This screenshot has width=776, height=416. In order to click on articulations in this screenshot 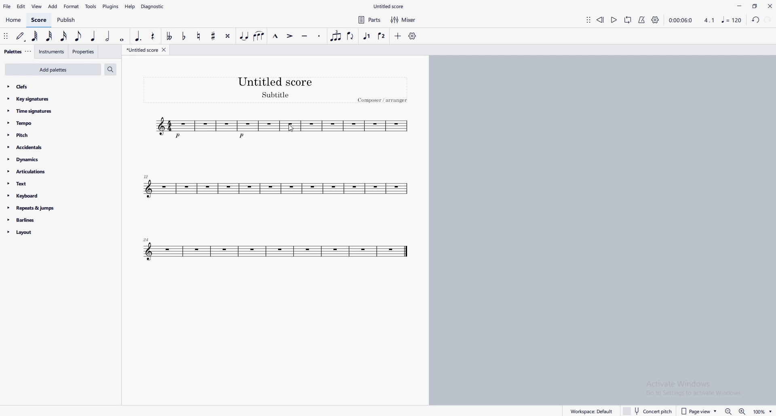, I will do `click(52, 171)`.